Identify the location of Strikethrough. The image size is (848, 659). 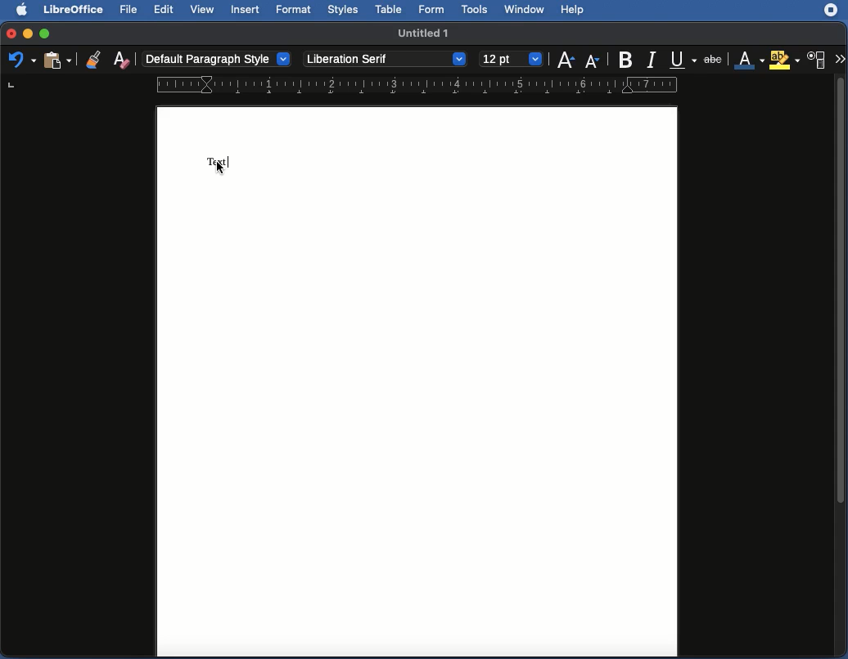
(714, 59).